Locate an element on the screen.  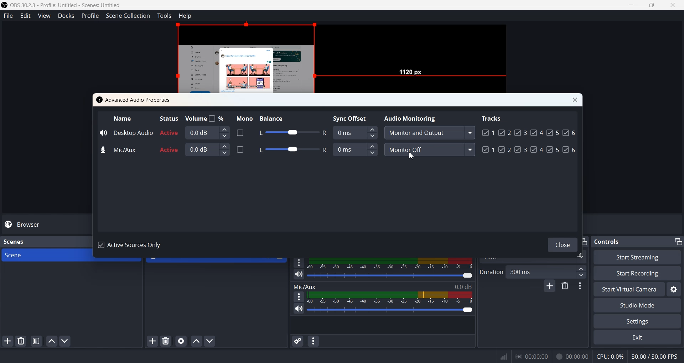
Volume is located at coordinates (206, 118).